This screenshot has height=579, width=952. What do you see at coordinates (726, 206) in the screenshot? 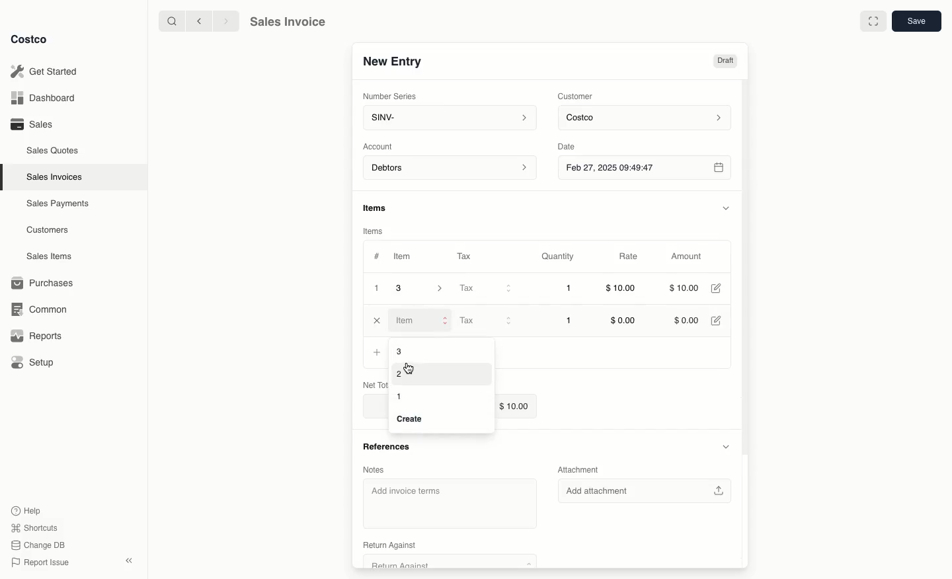
I see `Hide` at bounding box center [726, 206].